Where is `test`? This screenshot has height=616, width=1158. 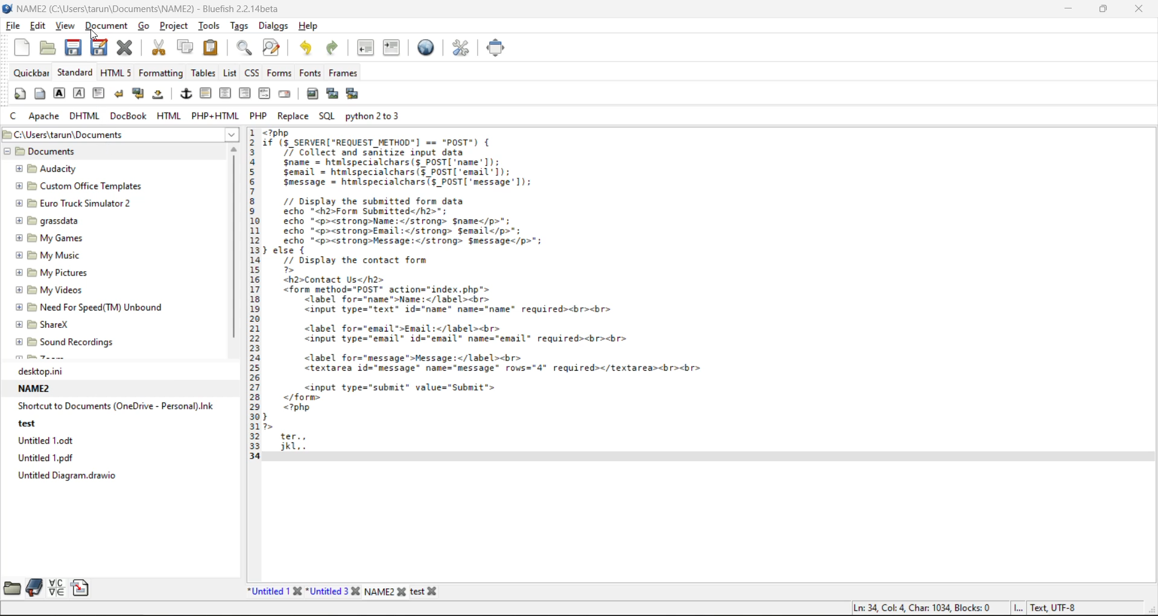
test is located at coordinates (36, 426).